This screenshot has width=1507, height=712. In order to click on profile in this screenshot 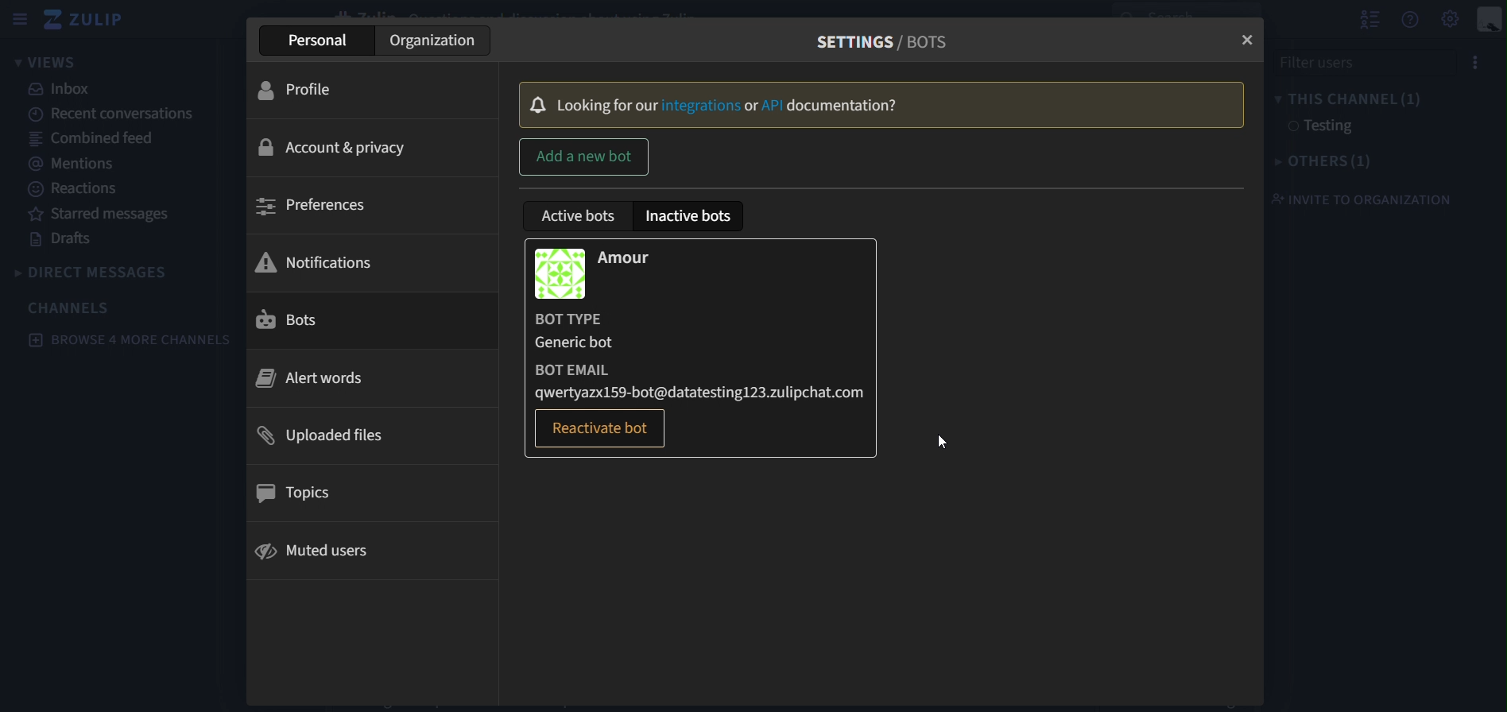, I will do `click(309, 93)`.